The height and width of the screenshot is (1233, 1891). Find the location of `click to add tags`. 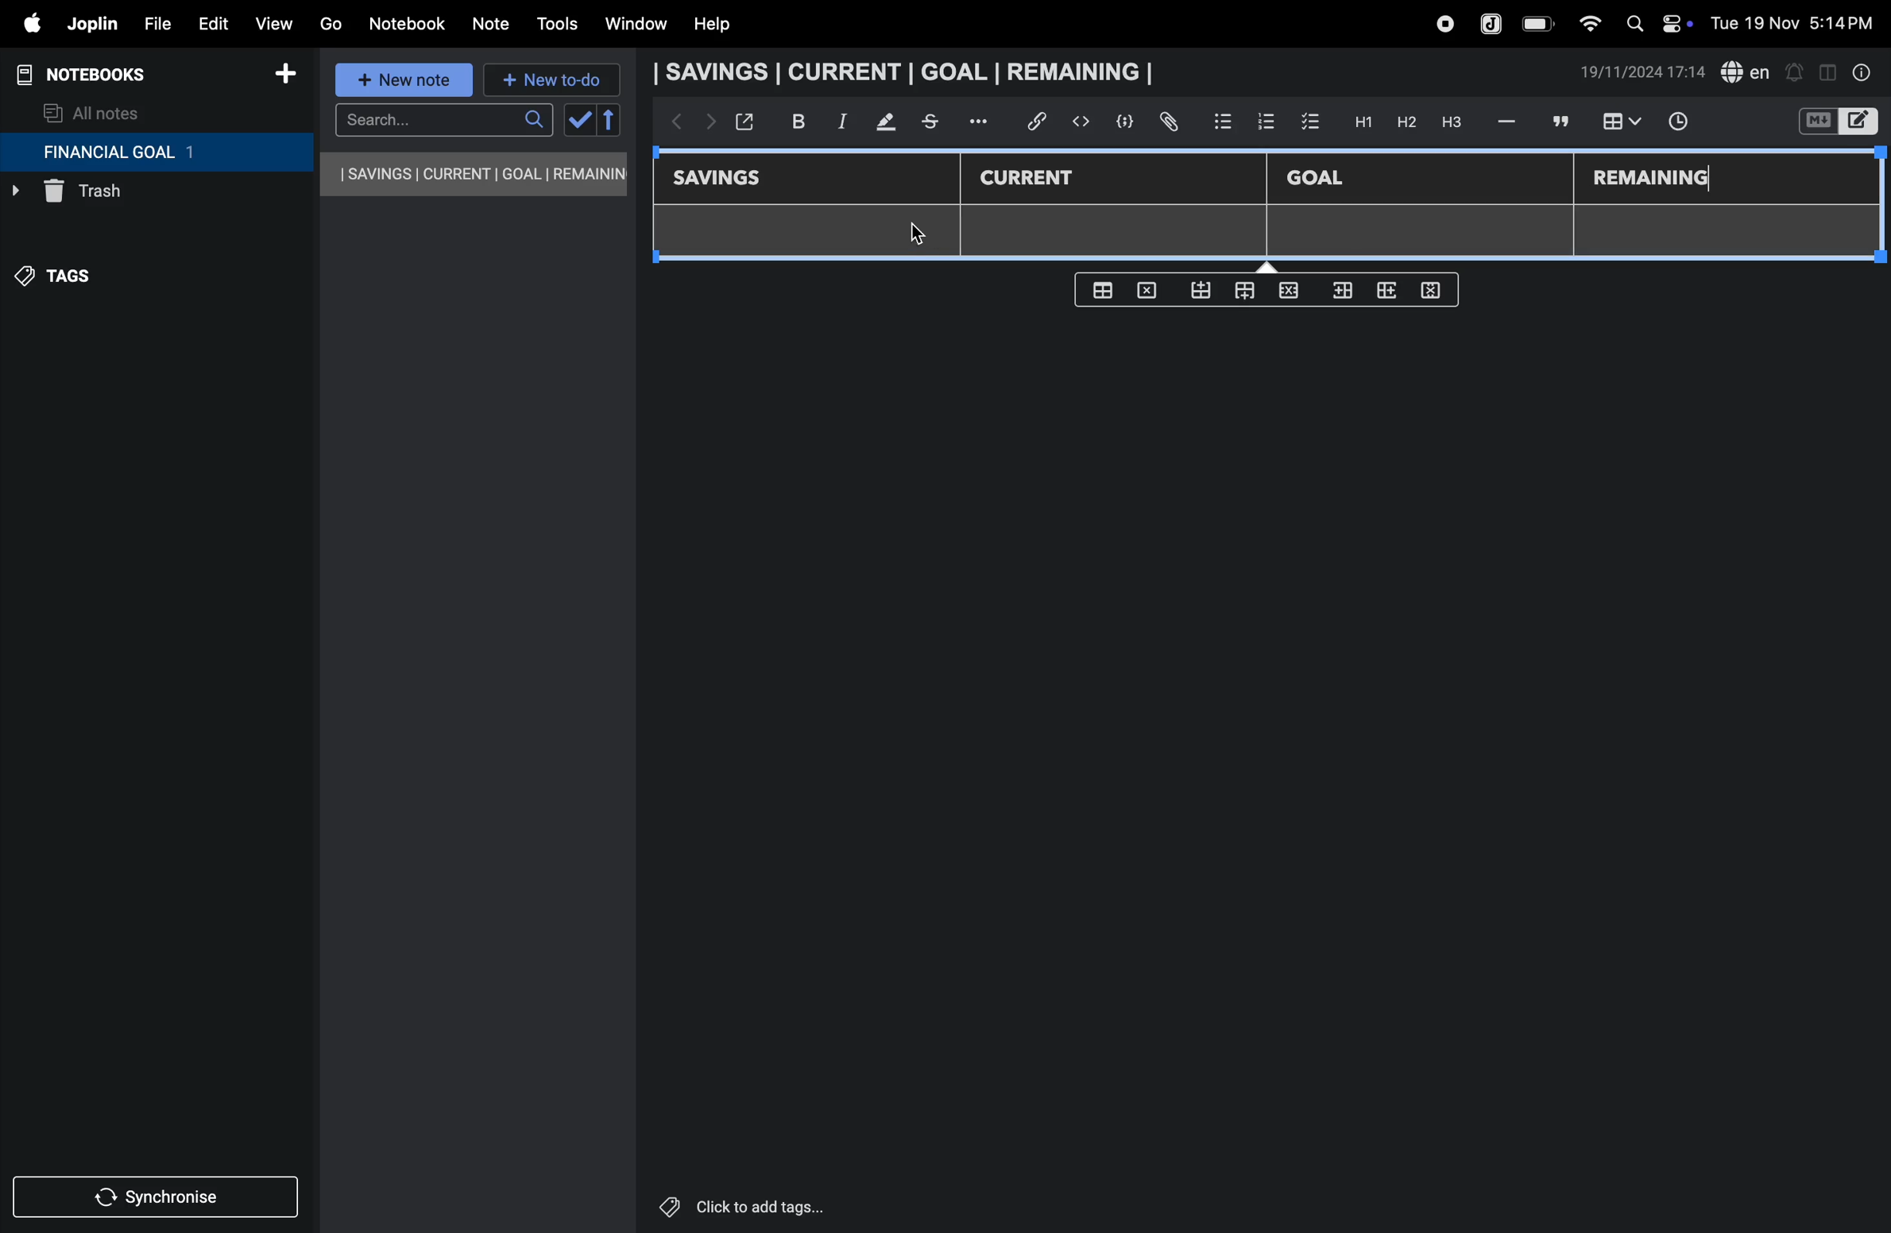

click to add tags is located at coordinates (782, 1205).